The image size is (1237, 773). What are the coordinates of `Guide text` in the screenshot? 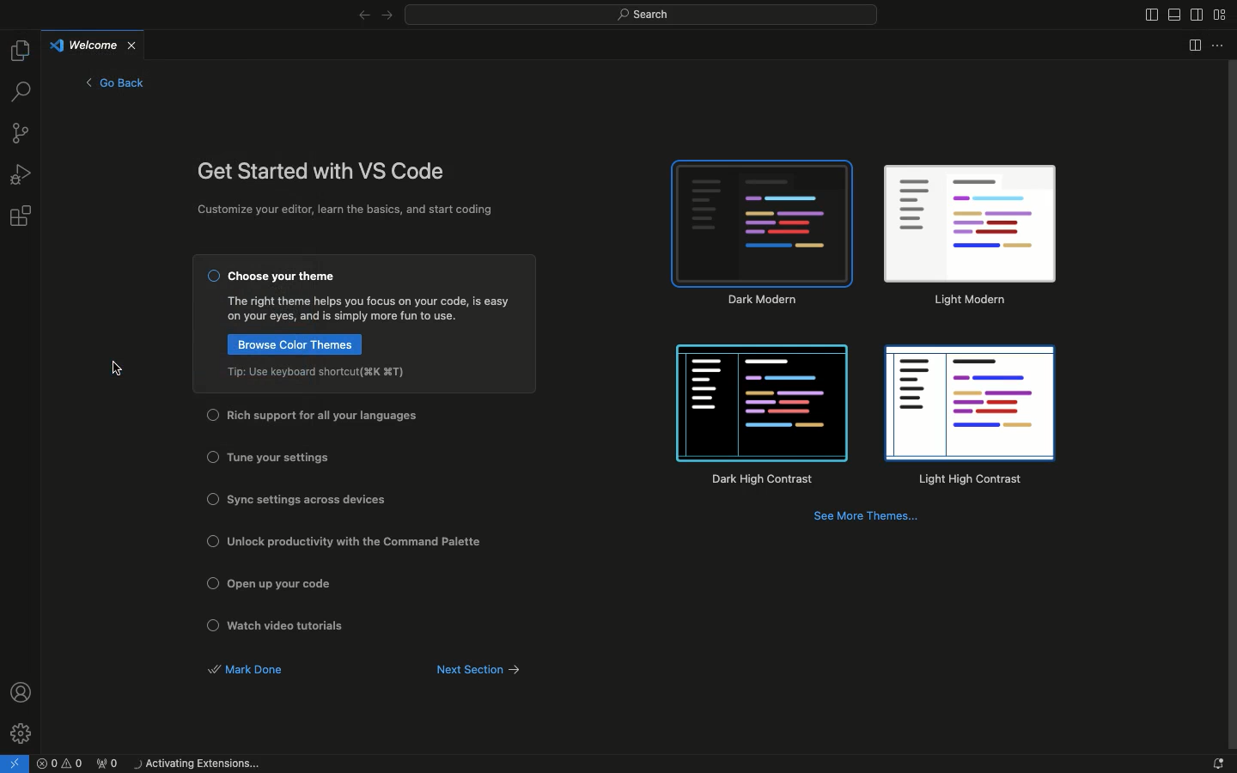 It's located at (370, 309).